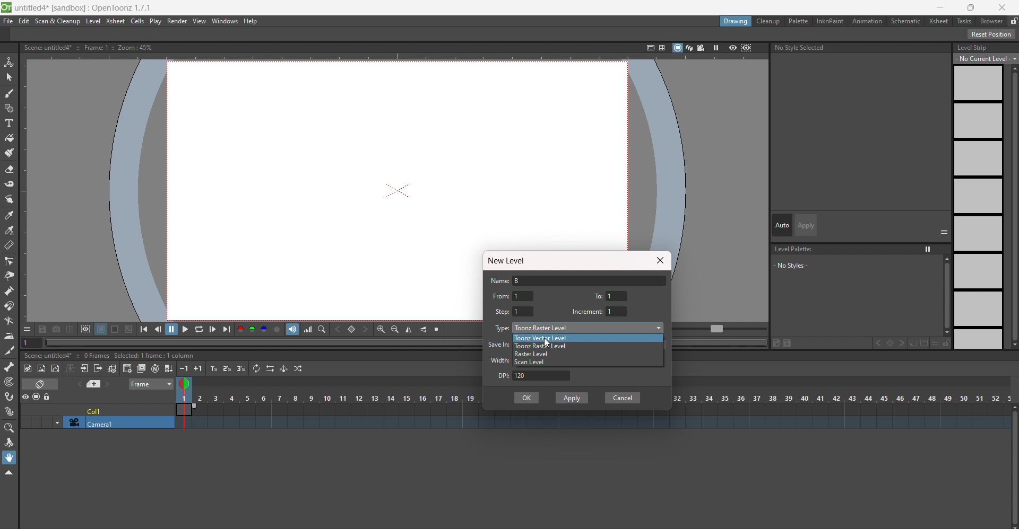  What do you see at coordinates (85, 329) in the screenshot?
I see `tool` at bounding box center [85, 329].